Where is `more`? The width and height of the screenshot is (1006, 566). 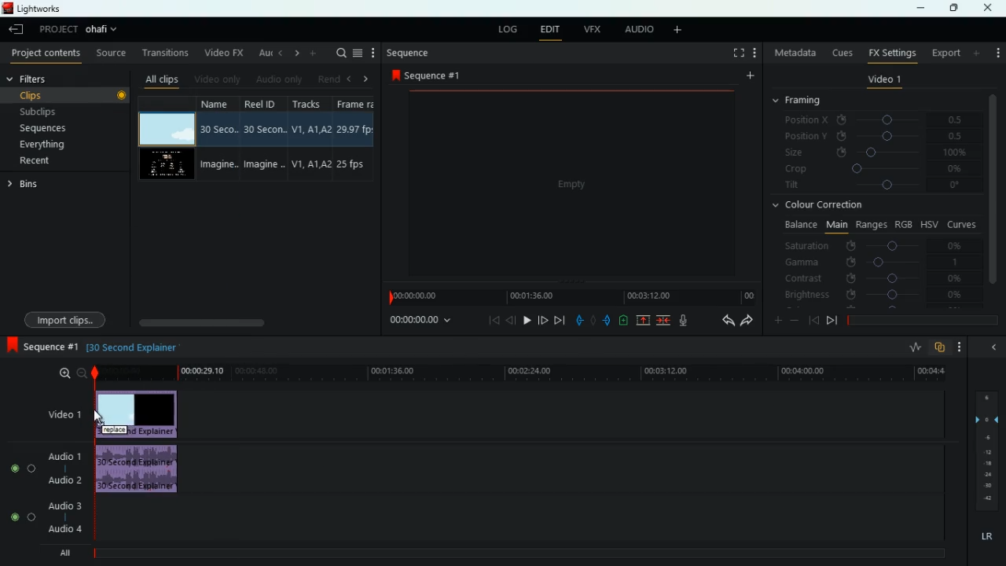
more is located at coordinates (754, 53).